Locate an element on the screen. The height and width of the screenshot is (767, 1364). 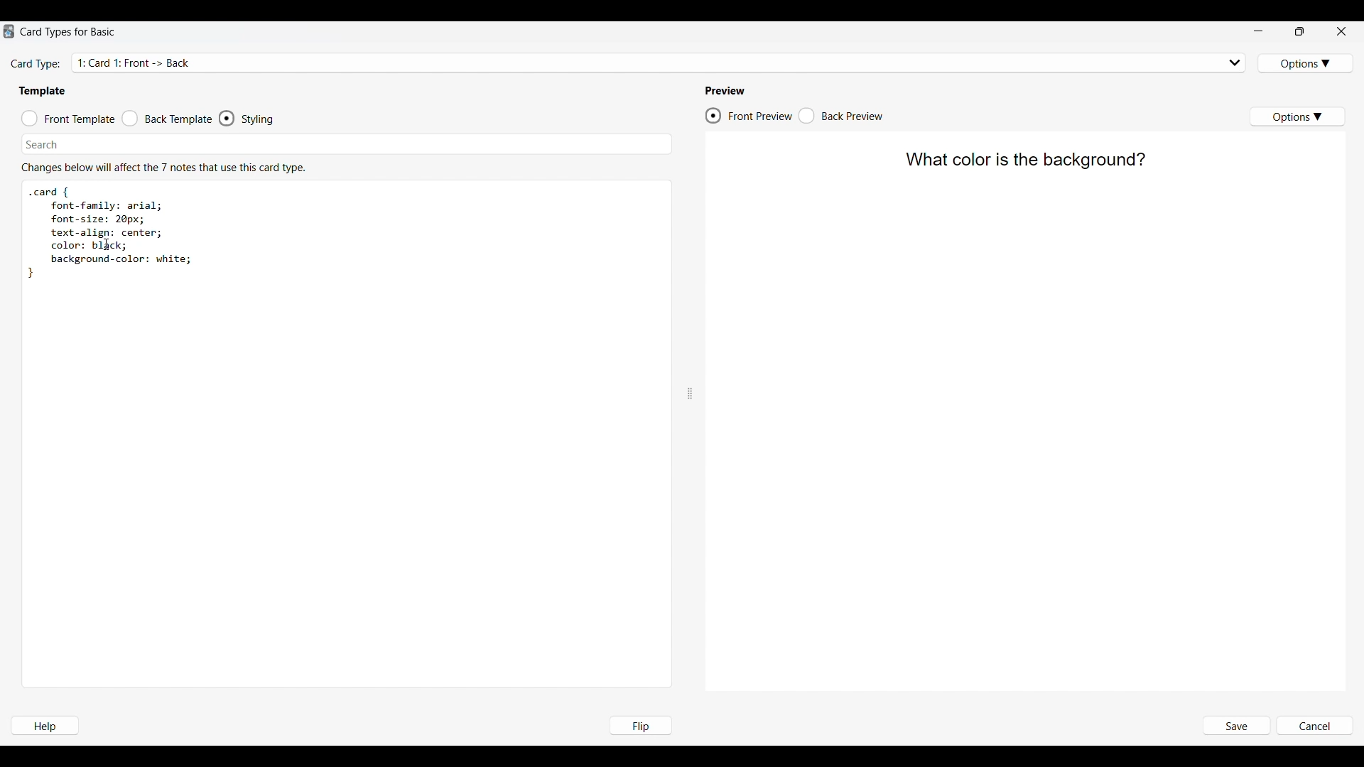
Indicates Preview section is located at coordinates (727, 91).